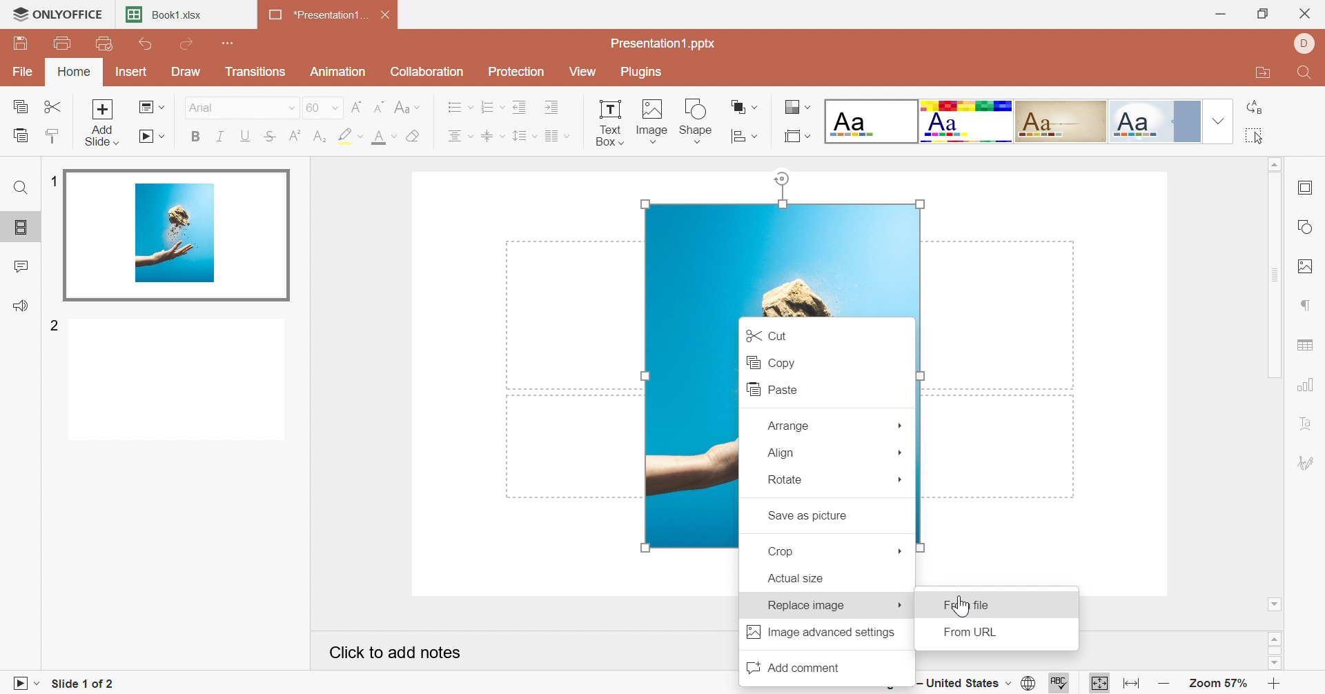  I want to click on Actual Size, so click(796, 579).